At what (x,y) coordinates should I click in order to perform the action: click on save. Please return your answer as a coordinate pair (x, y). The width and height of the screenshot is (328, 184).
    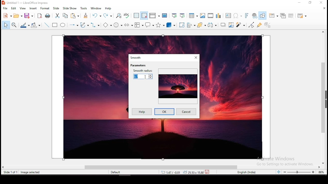
    Looking at the image, I should click on (208, 171).